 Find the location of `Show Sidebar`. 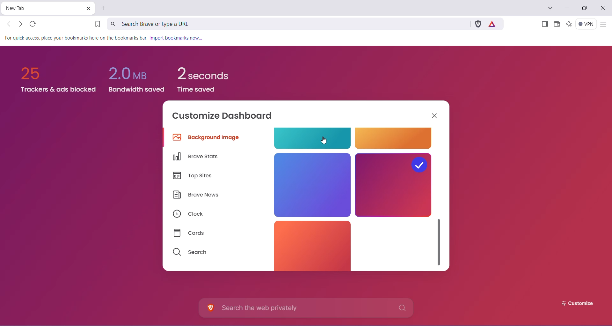

Show Sidebar is located at coordinates (544, 25).